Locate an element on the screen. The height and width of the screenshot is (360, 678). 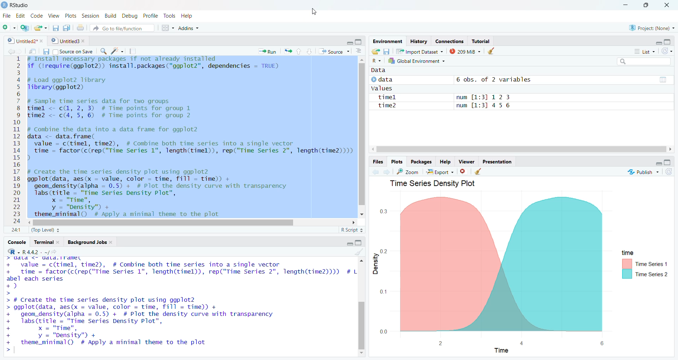
Run is located at coordinates (267, 52).